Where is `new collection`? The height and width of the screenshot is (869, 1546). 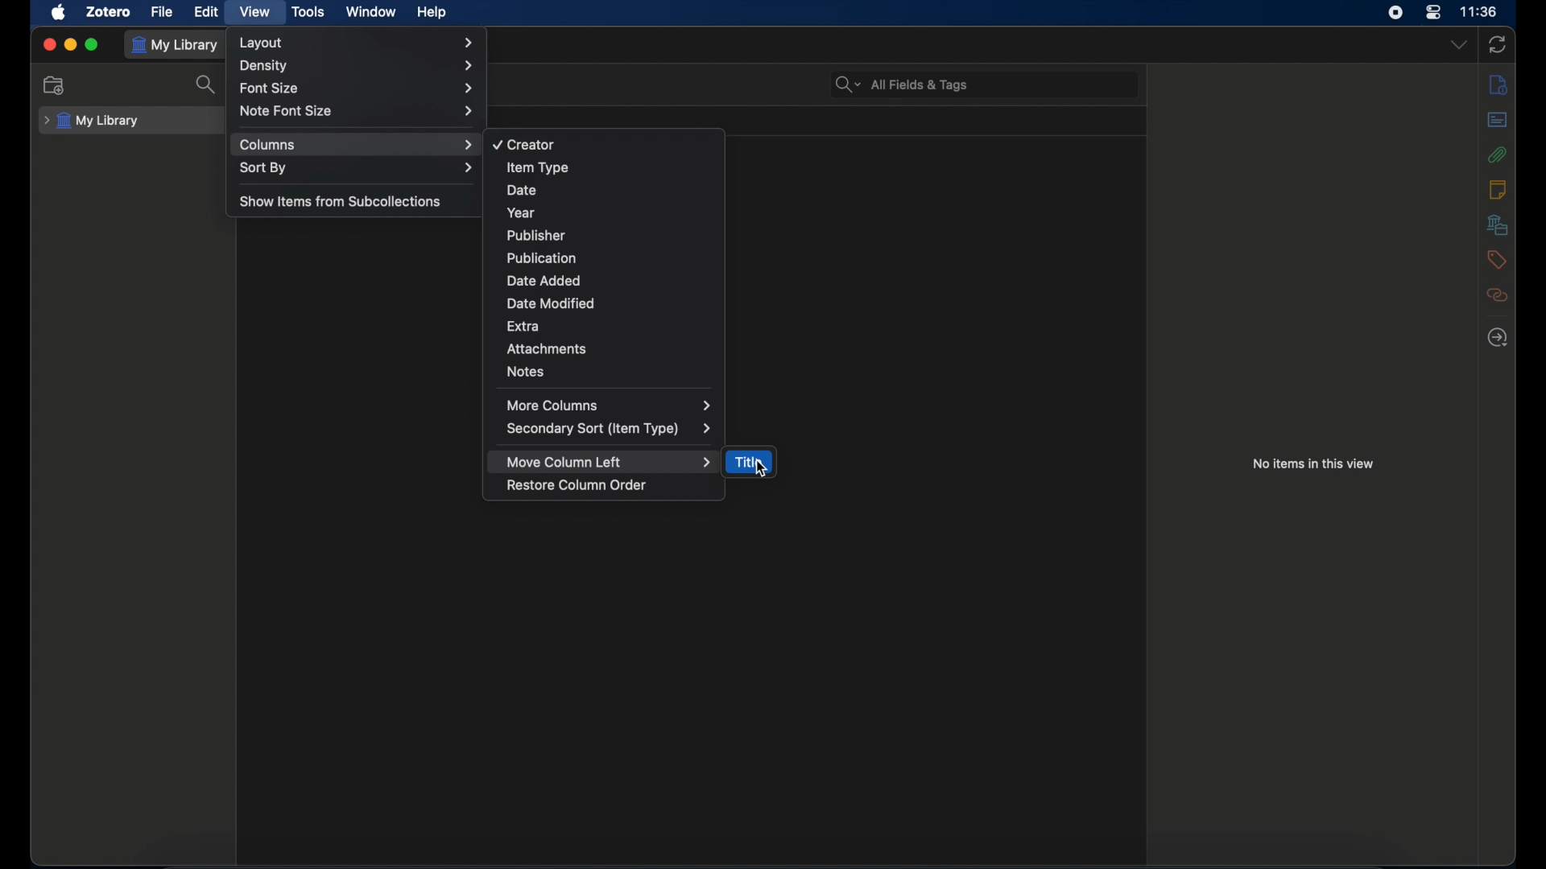
new collection is located at coordinates (56, 86).